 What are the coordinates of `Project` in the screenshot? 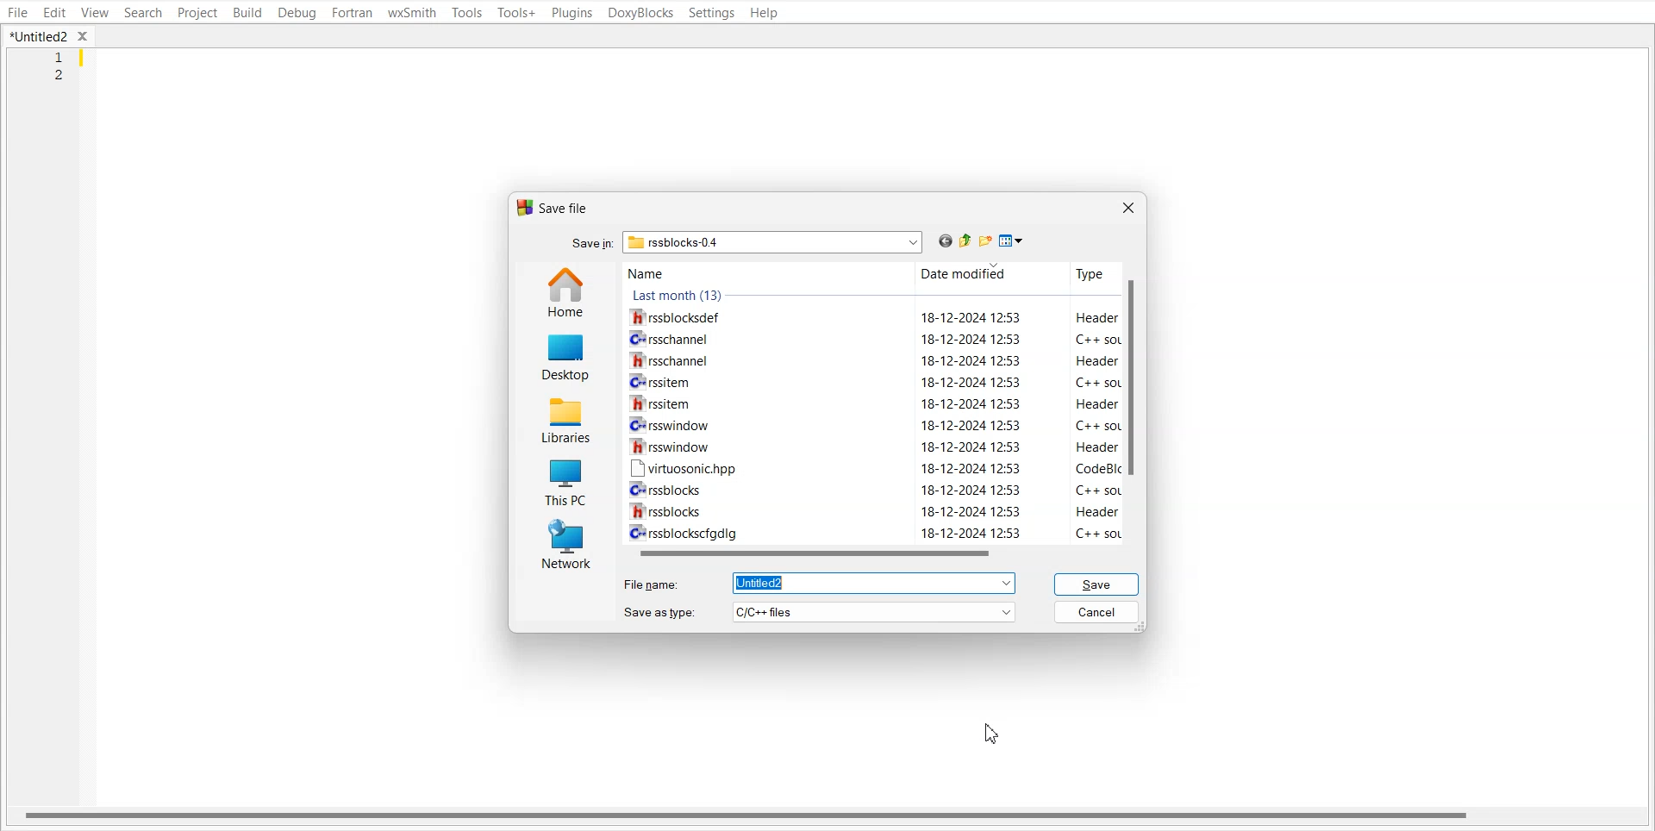 It's located at (196, 12).